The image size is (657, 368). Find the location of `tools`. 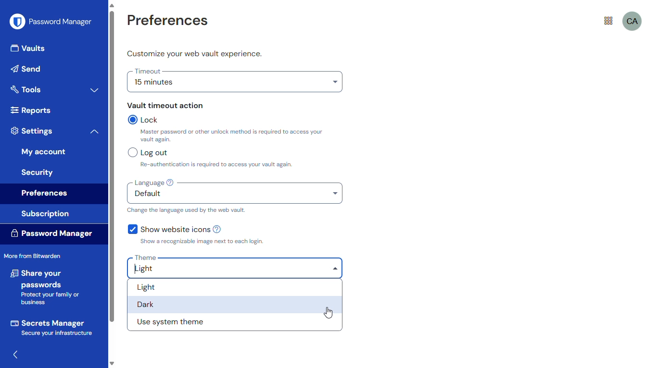

tools is located at coordinates (26, 89).